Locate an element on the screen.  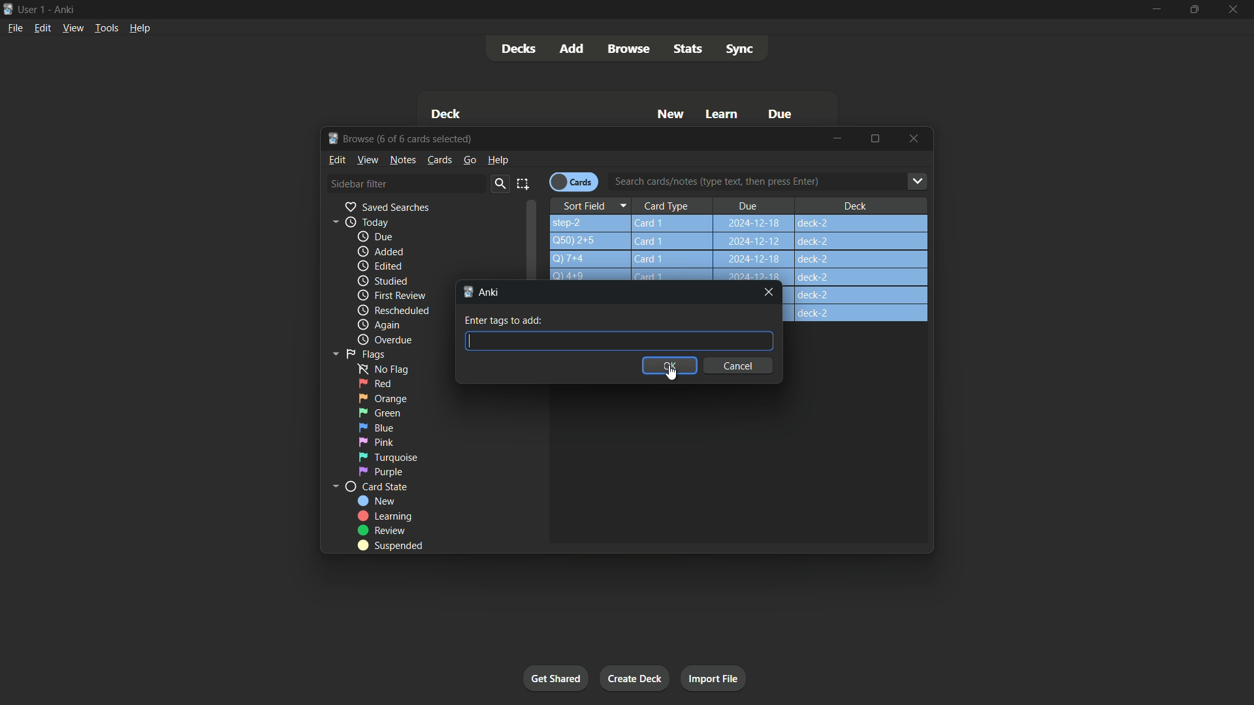
Maximize is located at coordinates (875, 138).